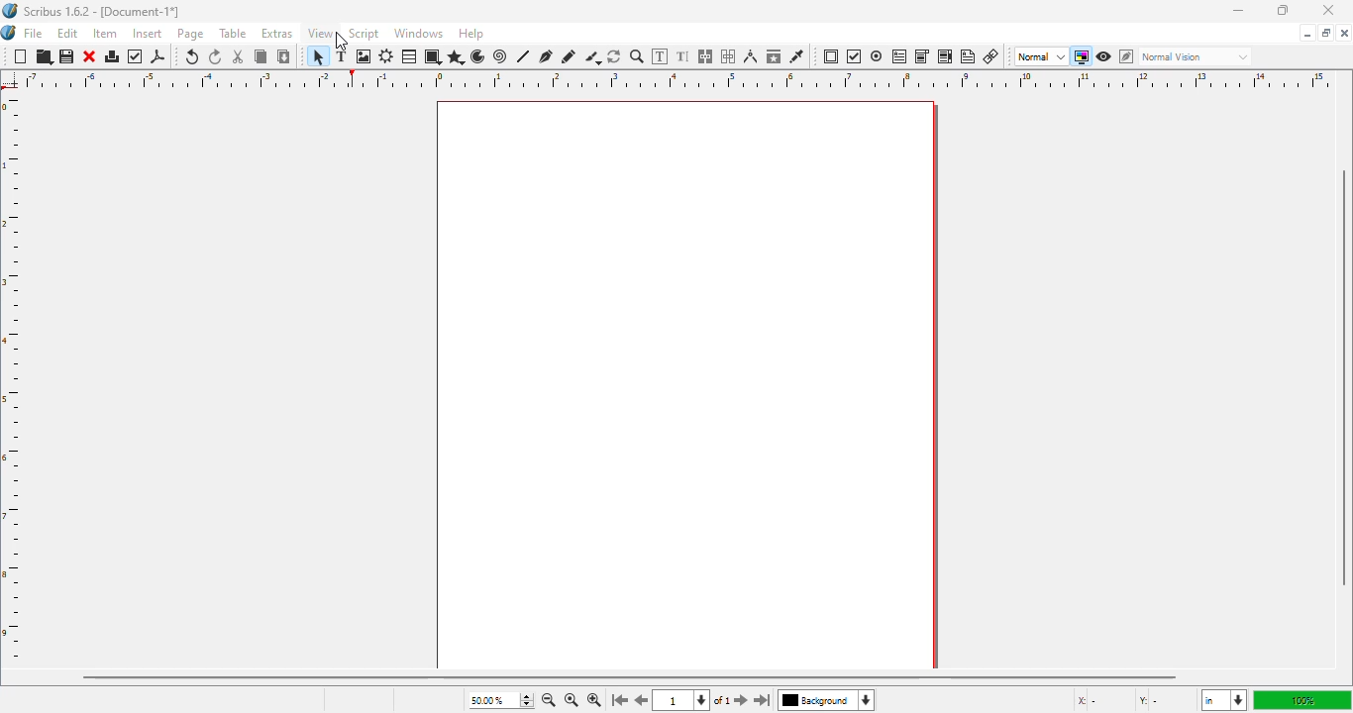  I want to click on undo, so click(192, 56).